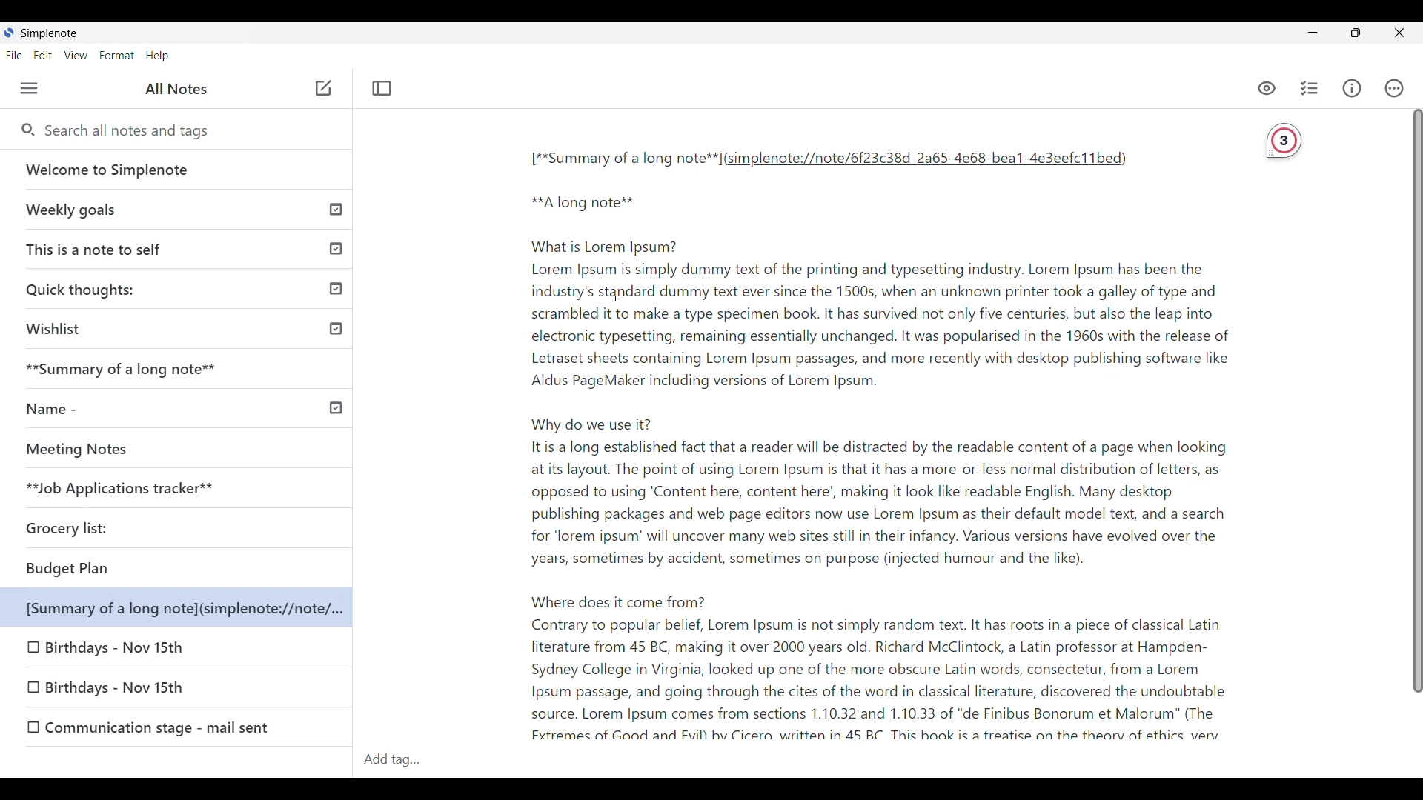  Describe the element at coordinates (117, 56) in the screenshot. I see `Format` at that location.